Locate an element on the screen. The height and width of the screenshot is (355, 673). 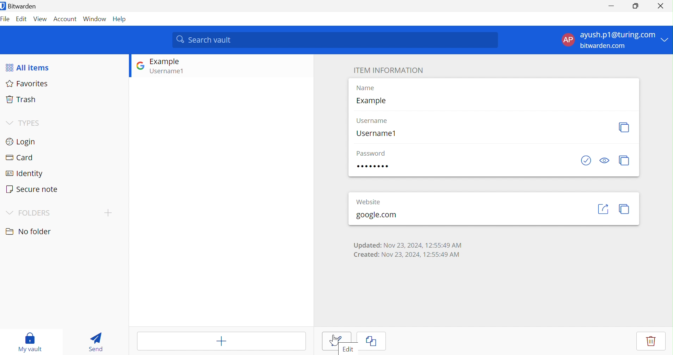
google.com is located at coordinates (376, 215).